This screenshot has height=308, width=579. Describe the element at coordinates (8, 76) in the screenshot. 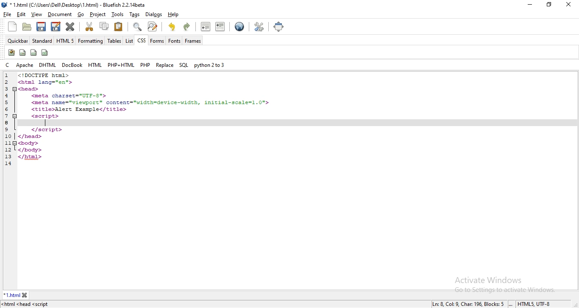

I see `1` at that location.